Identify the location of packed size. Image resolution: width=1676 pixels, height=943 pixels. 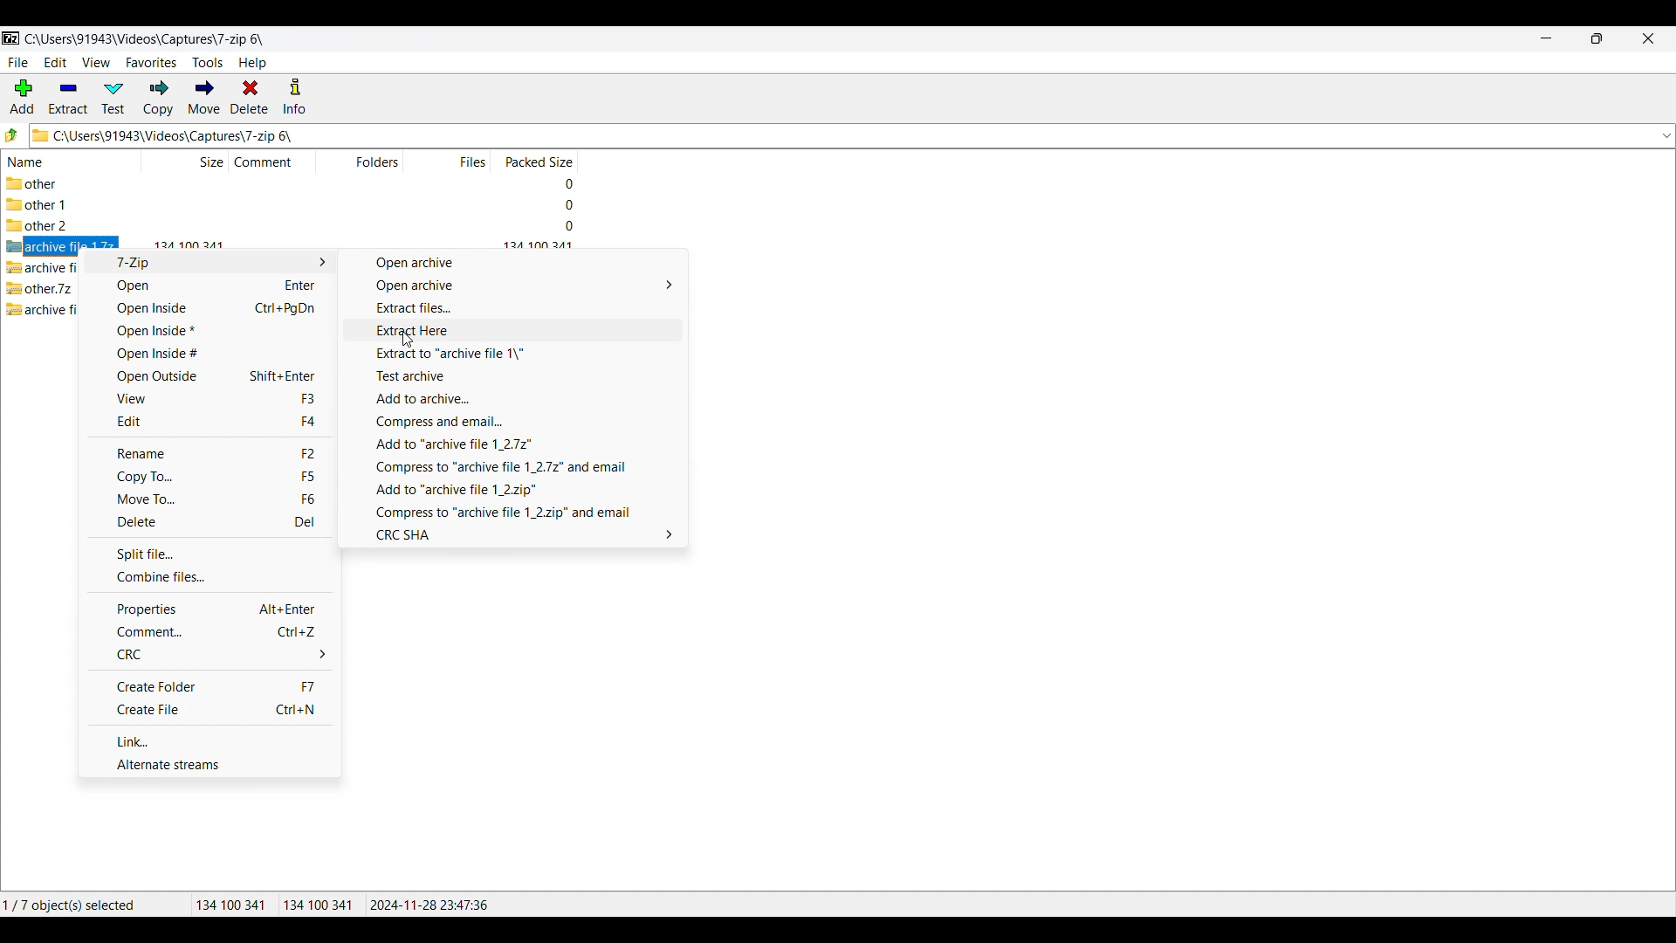
(564, 226).